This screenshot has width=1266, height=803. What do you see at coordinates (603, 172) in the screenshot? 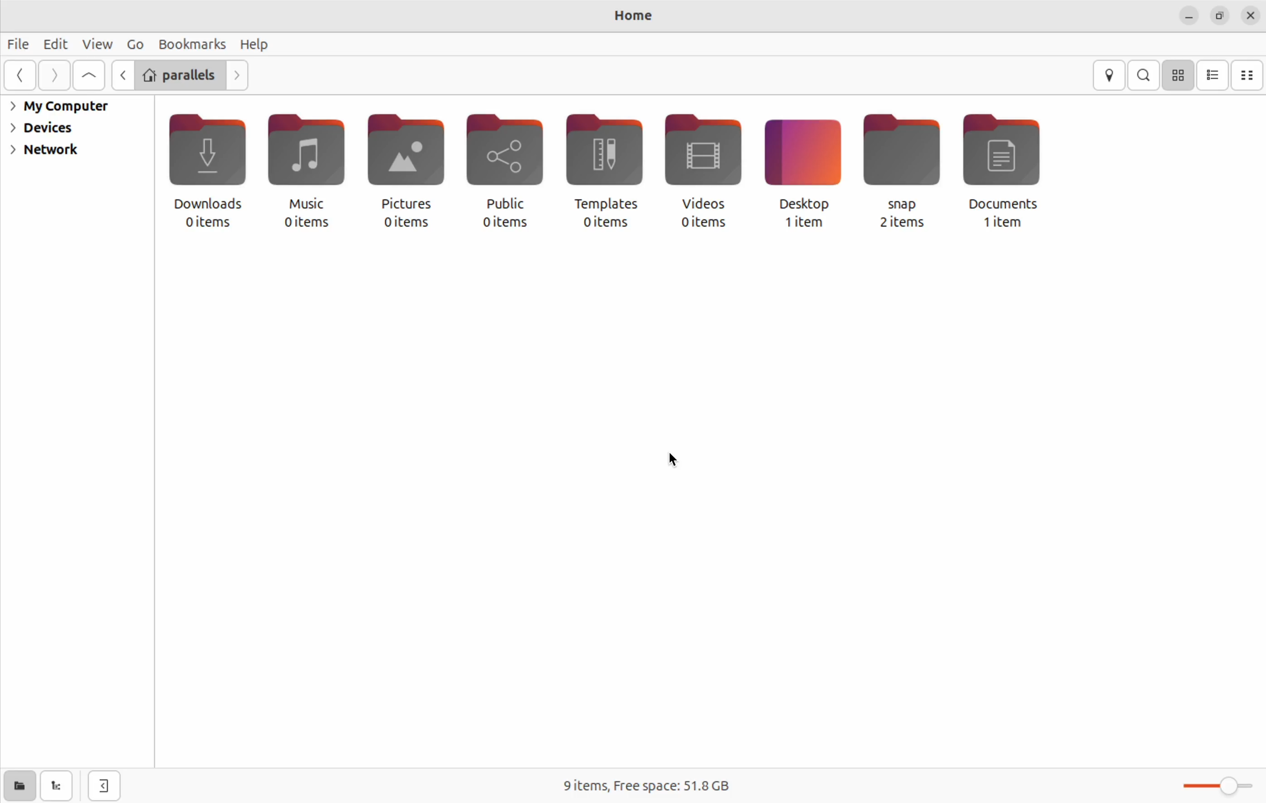
I see `templates 0 items` at bounding box center [603, 172].